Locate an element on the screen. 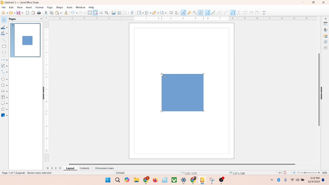 This screenshot has height=185, width=329. 3D shape is located at coordinates (4, 115).